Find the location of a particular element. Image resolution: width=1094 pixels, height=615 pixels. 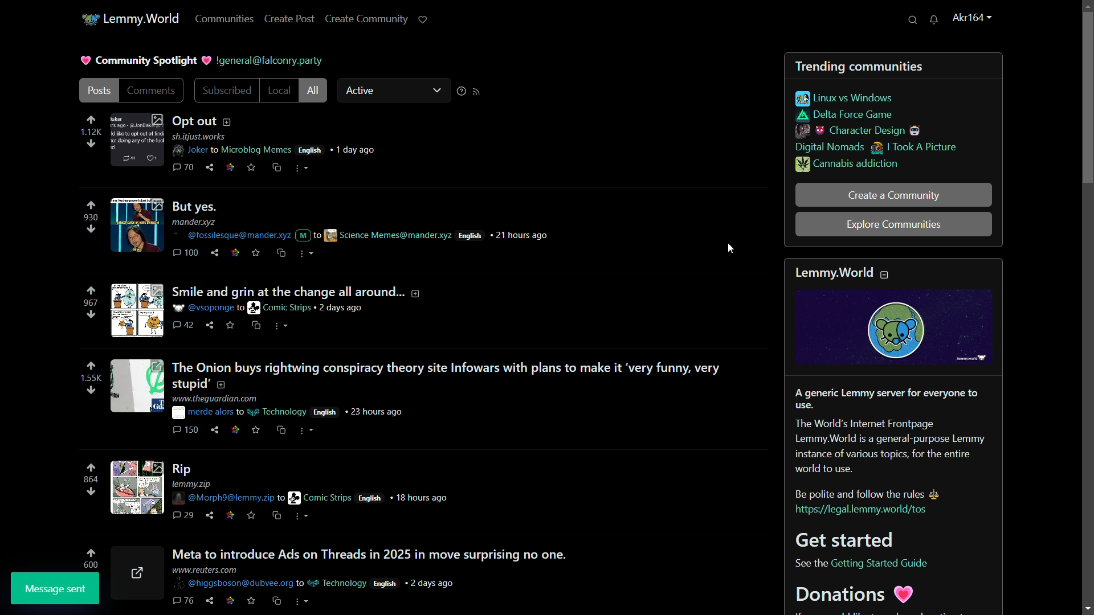

upvote is located at coordinates (91, 289).